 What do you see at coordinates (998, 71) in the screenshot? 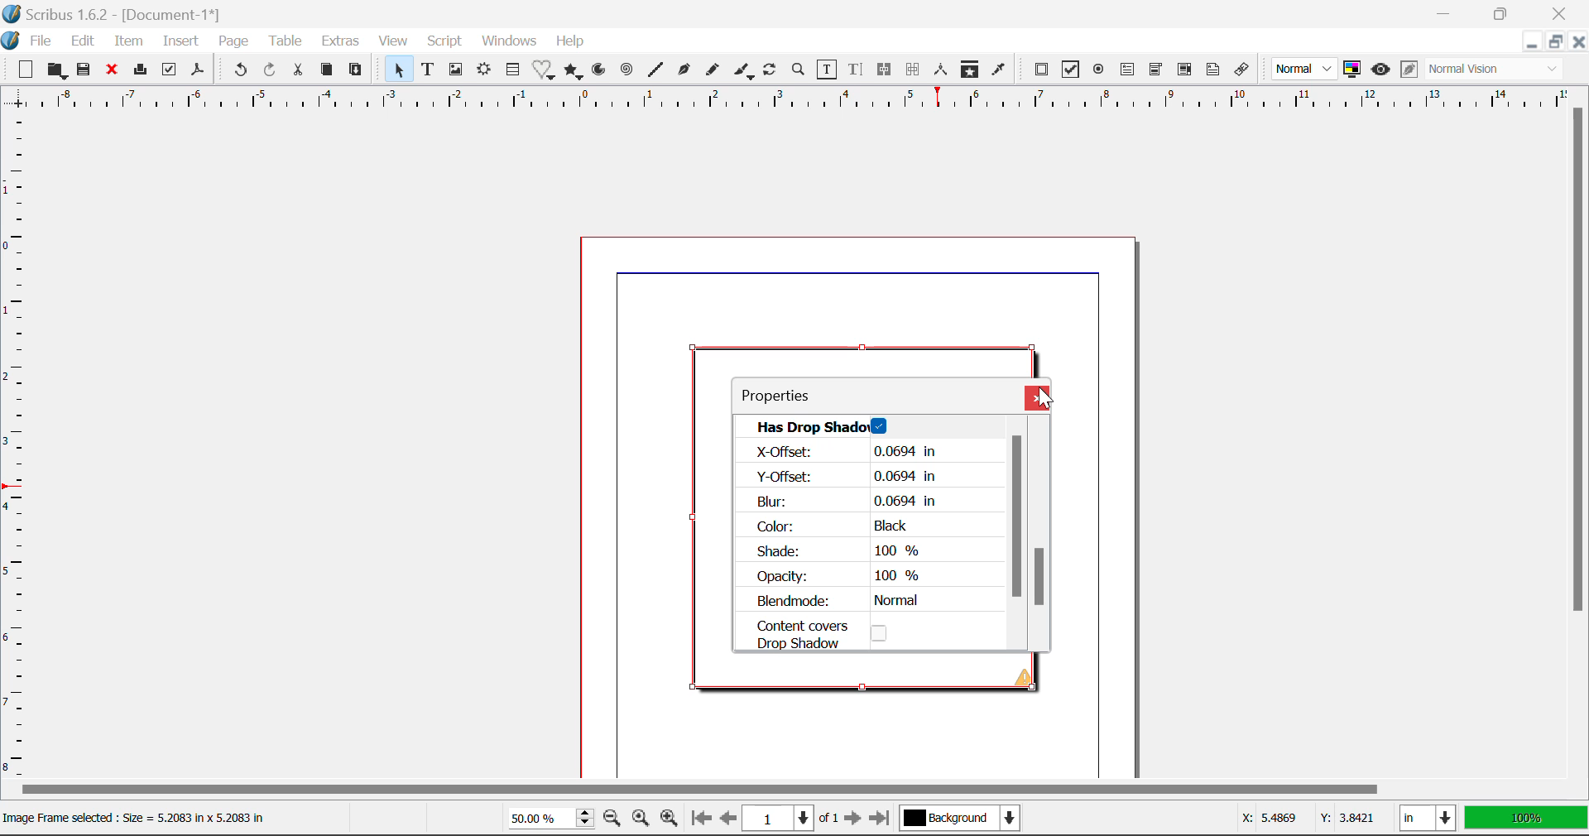
I see `Eyedropper` at bounding box center [998, 71].